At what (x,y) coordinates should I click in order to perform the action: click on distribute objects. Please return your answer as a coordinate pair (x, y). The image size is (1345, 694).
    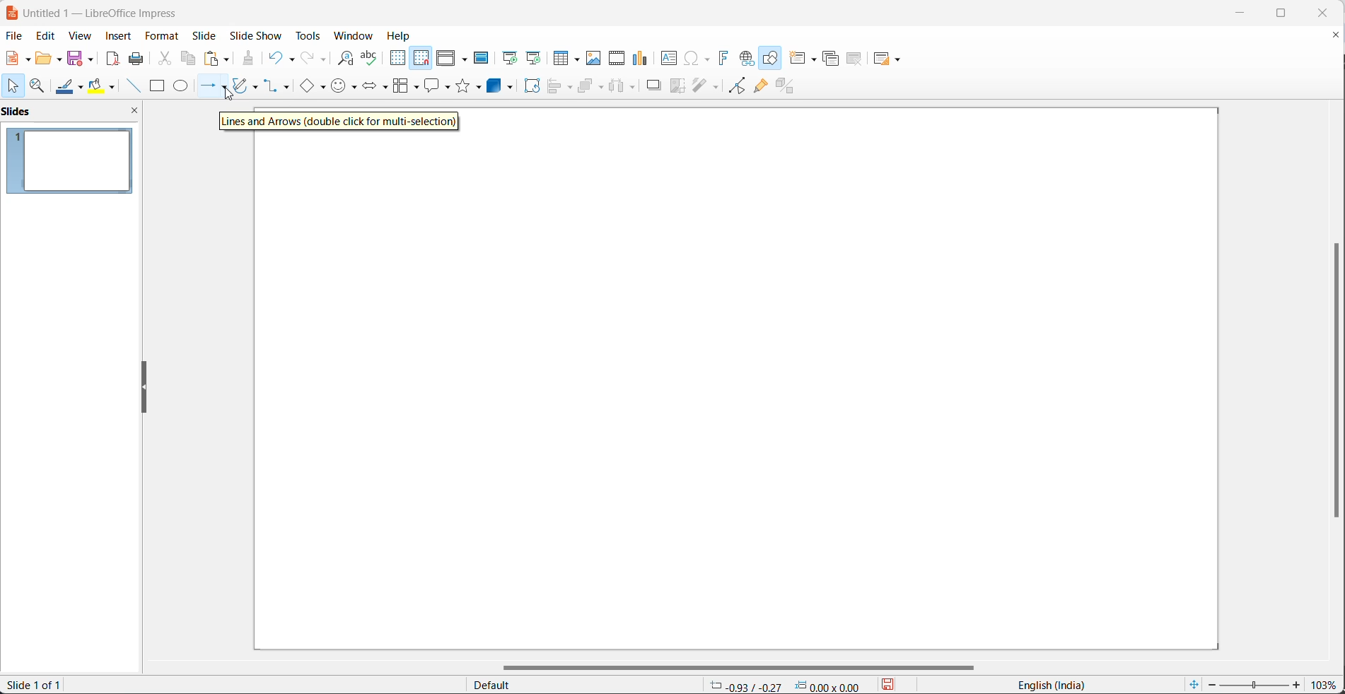
    Looking at the image, I should click on (624, 88).